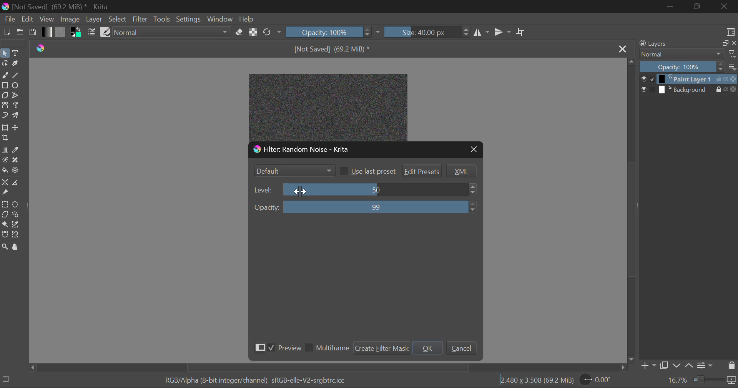  I want to click on select, so click(642, 89).